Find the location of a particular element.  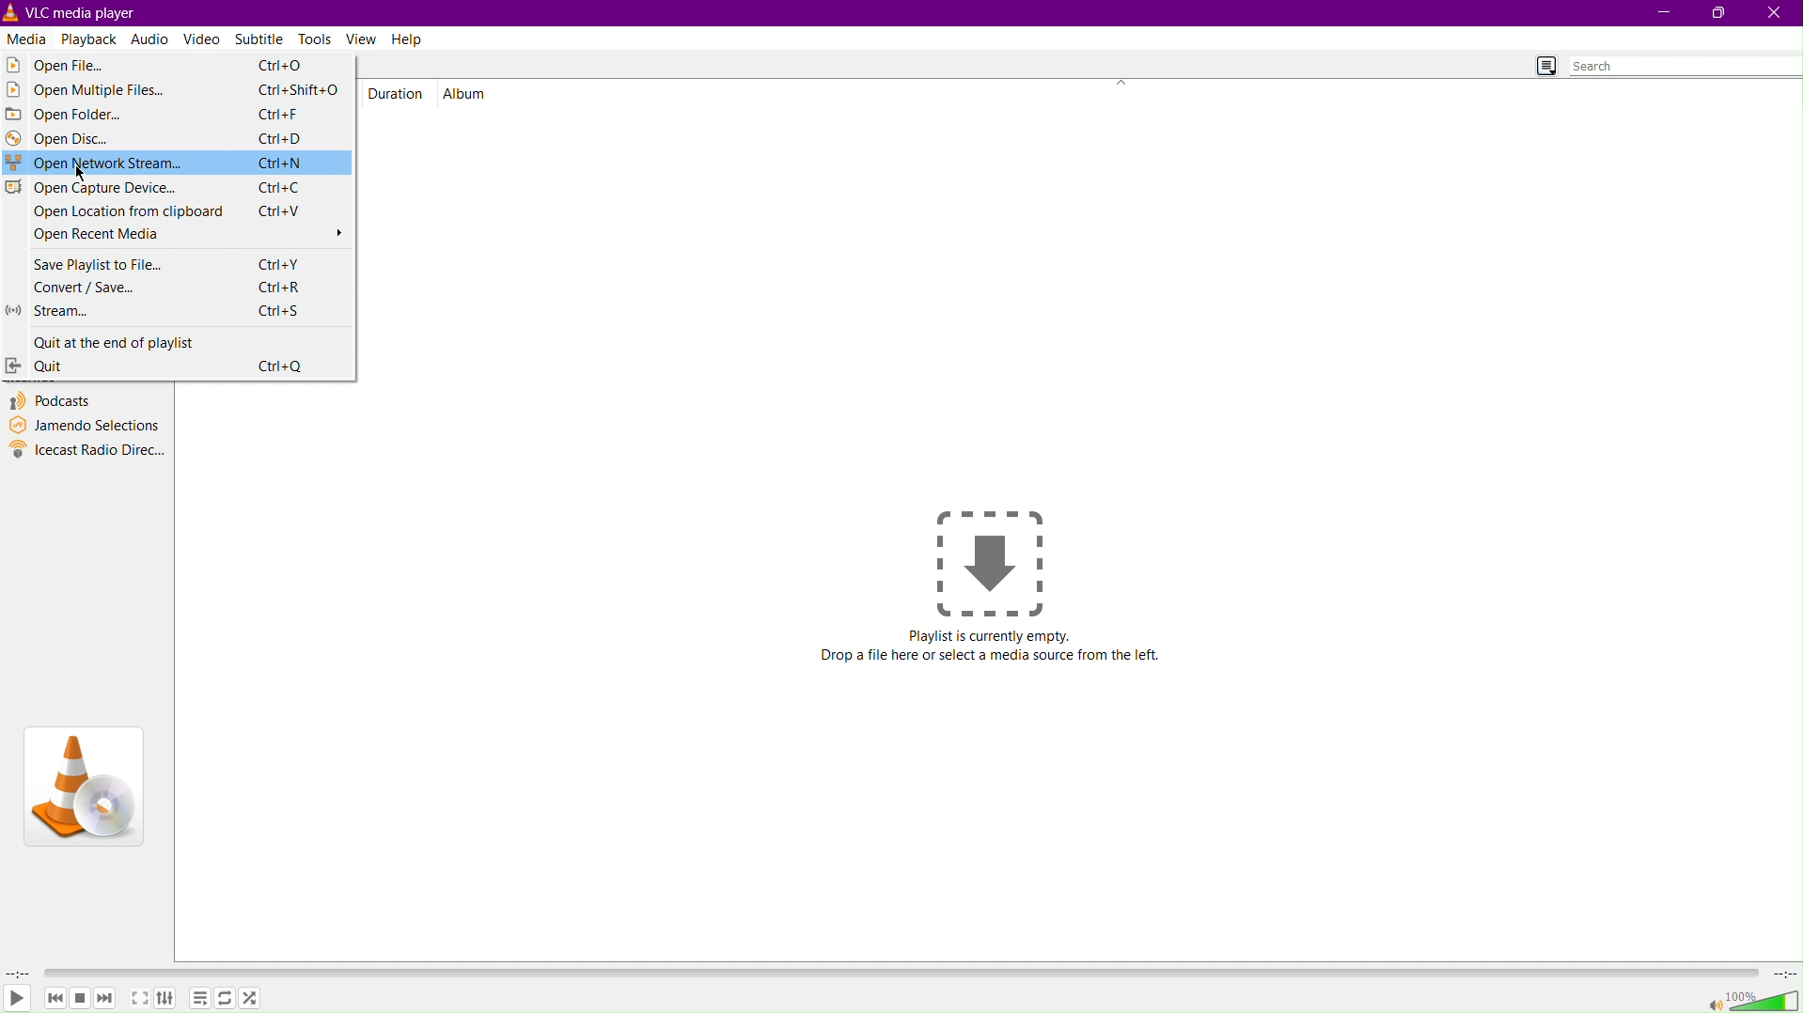

Ctrl+Shift+O is located at coordinates (303, 88).